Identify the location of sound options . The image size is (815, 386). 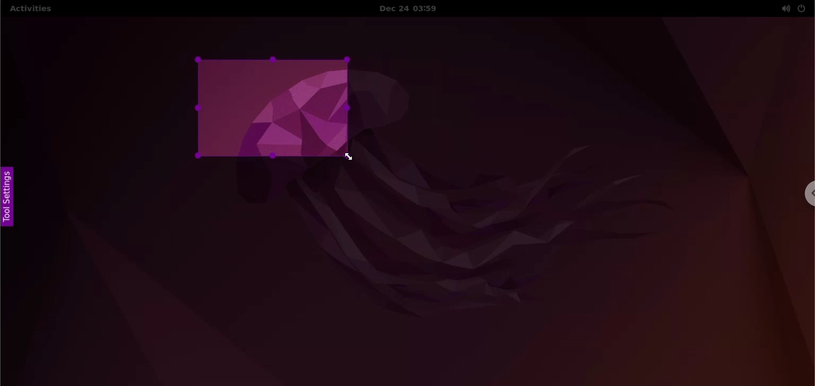
(784, 9).